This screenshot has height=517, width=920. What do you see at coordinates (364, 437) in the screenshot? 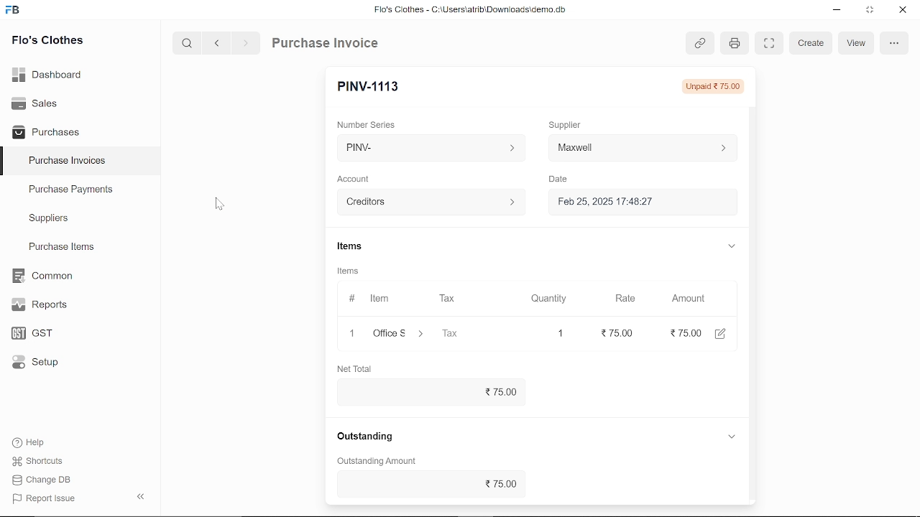
I see `Outstanding` at bounding box center [364, 437].